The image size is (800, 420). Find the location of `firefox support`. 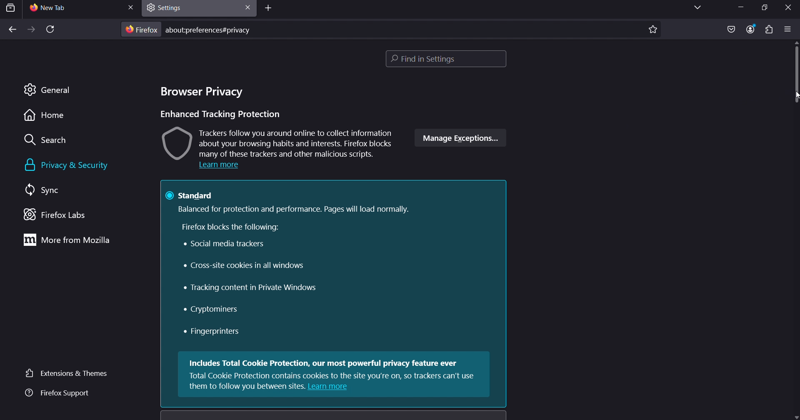

firefox support is located at coordinates (56, 393).